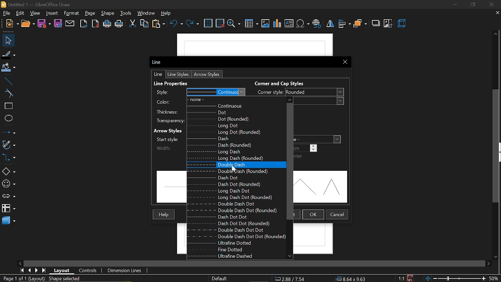 The height and width of the screenshot is (282, 501). Describe the element at coordinates (45, 271) in the screenshot. I see `go to last page` at that location.